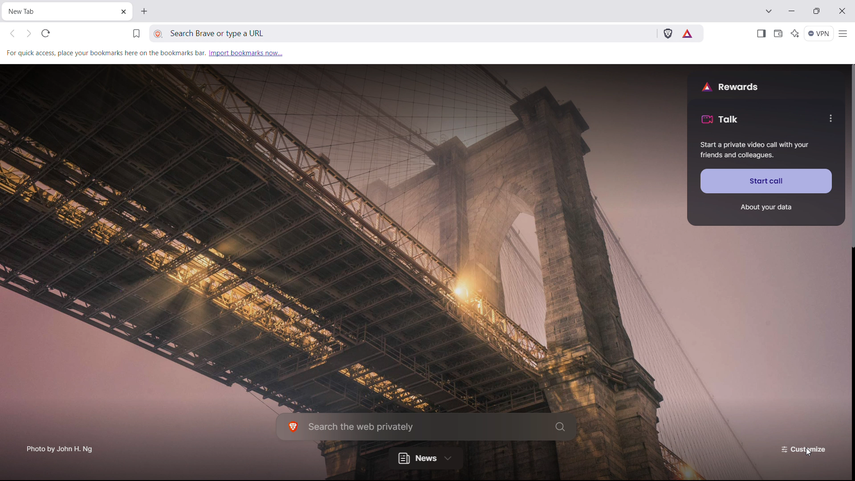 The height and width of the screenshot is (481, 855). What do you see at coordinates (795, 33) in the screenshot?
I see `leo AI` at bounding box center [795, 33].